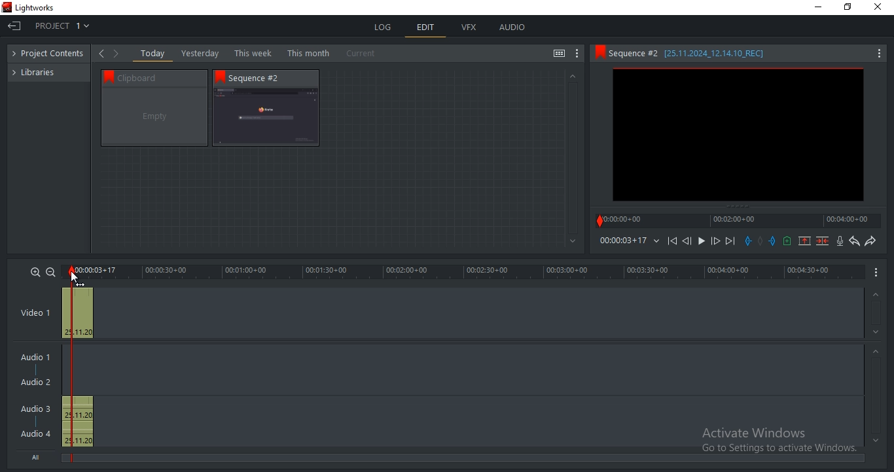 Image resolution: width=894 pixels, height=472 pixels. I want to click on Exit project, so click(16, 27).